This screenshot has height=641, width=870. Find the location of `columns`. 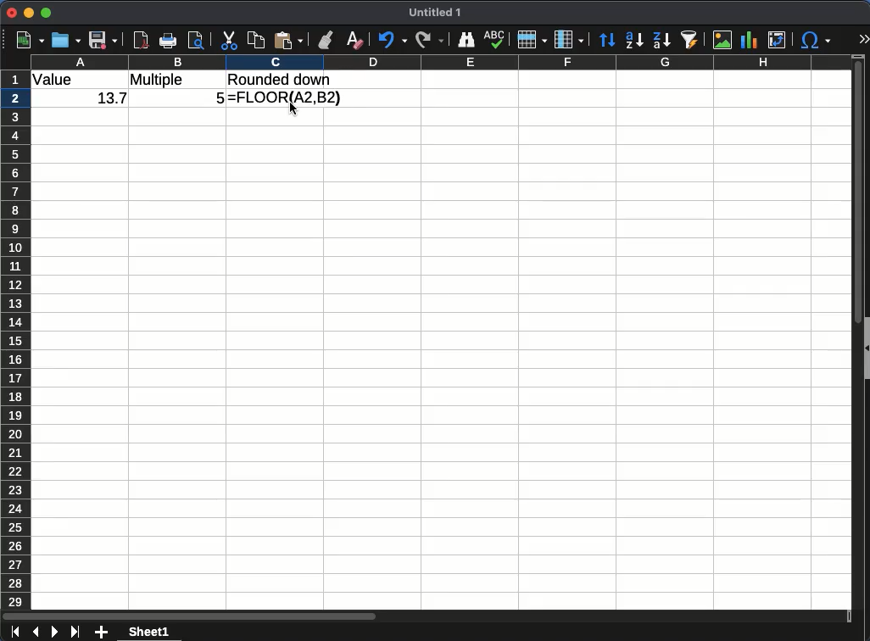

columns is located at coordinates (569, 40).